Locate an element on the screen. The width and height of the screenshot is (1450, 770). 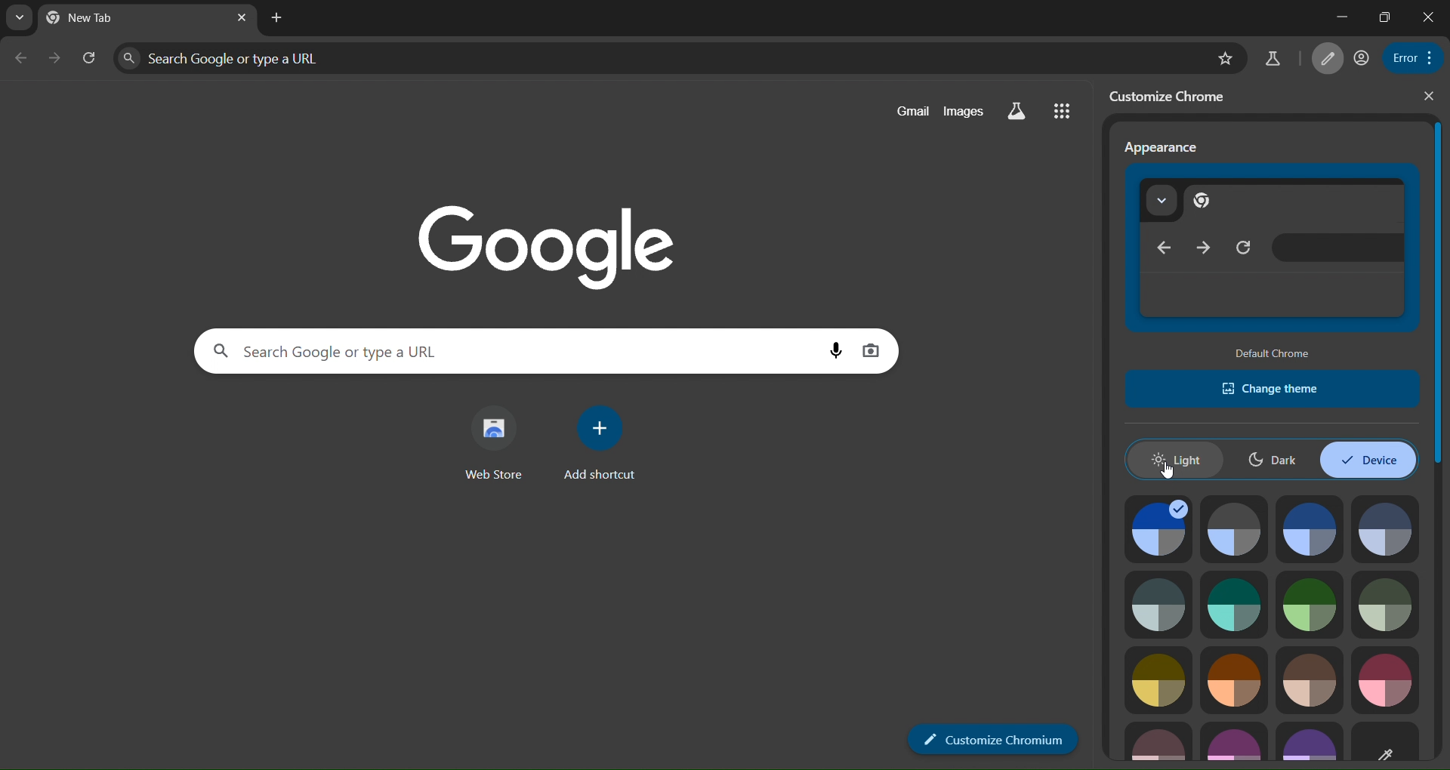
close is located at coordinates (1430, 17).